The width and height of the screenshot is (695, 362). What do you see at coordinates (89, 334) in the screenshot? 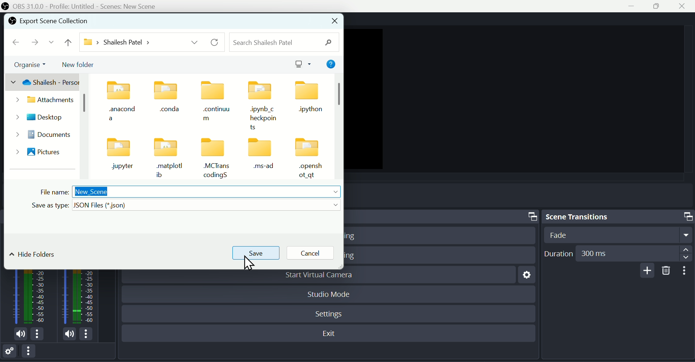
I see `more options` at bounding box center [89, 334].